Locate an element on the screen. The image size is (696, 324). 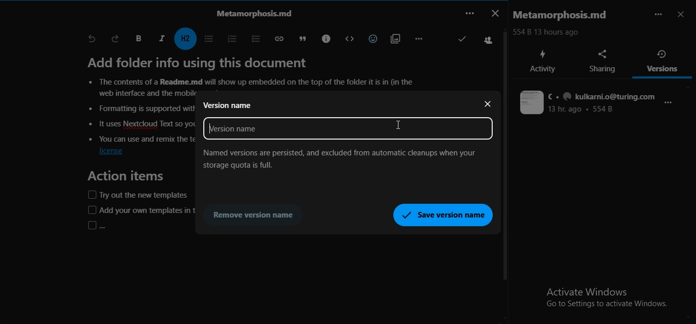
close is located at coordinates (494, 12).